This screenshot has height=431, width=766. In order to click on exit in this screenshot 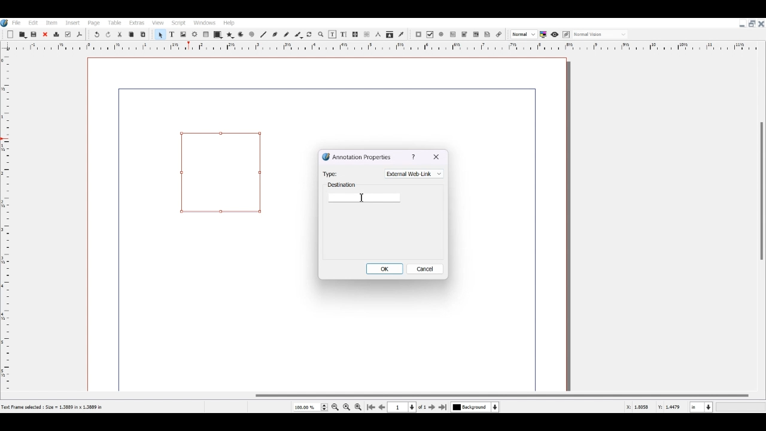, I will do `click(437, 157)`.